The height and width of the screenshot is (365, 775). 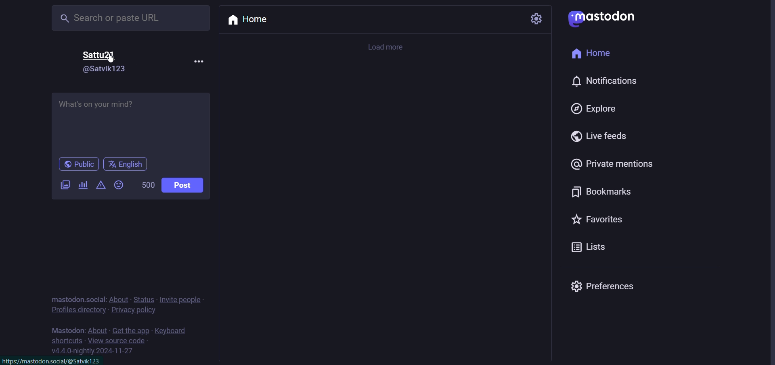 I want to click on public, so click(x=79, y=165).